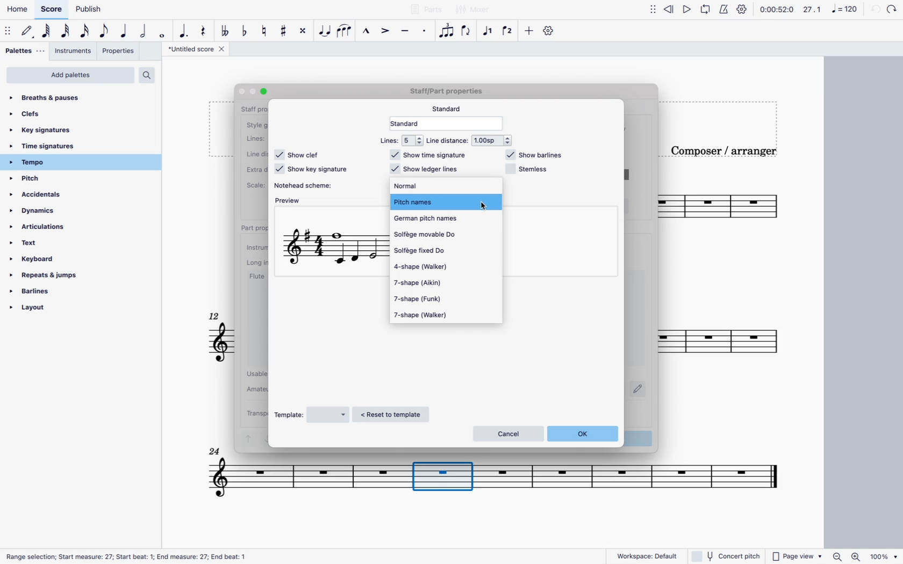 Image resolution: width=903 pixels, height=564 pixels. Describe the element at coordinates (67, 291) in the screenshot. I see `barlines` at that location.